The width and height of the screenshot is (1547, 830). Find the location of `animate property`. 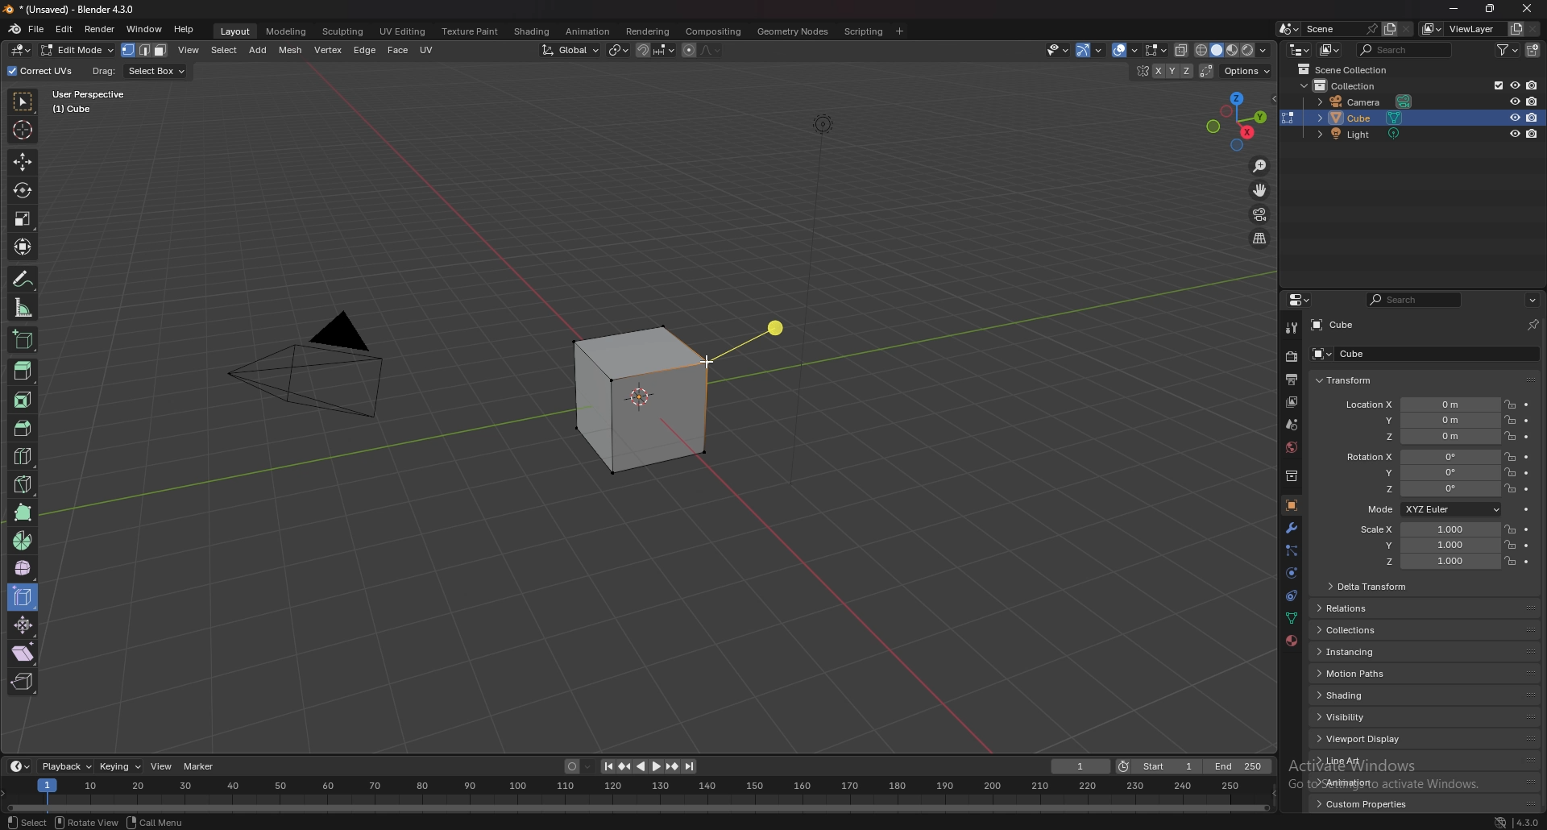

animate property is located at coordinates (1526, 437).